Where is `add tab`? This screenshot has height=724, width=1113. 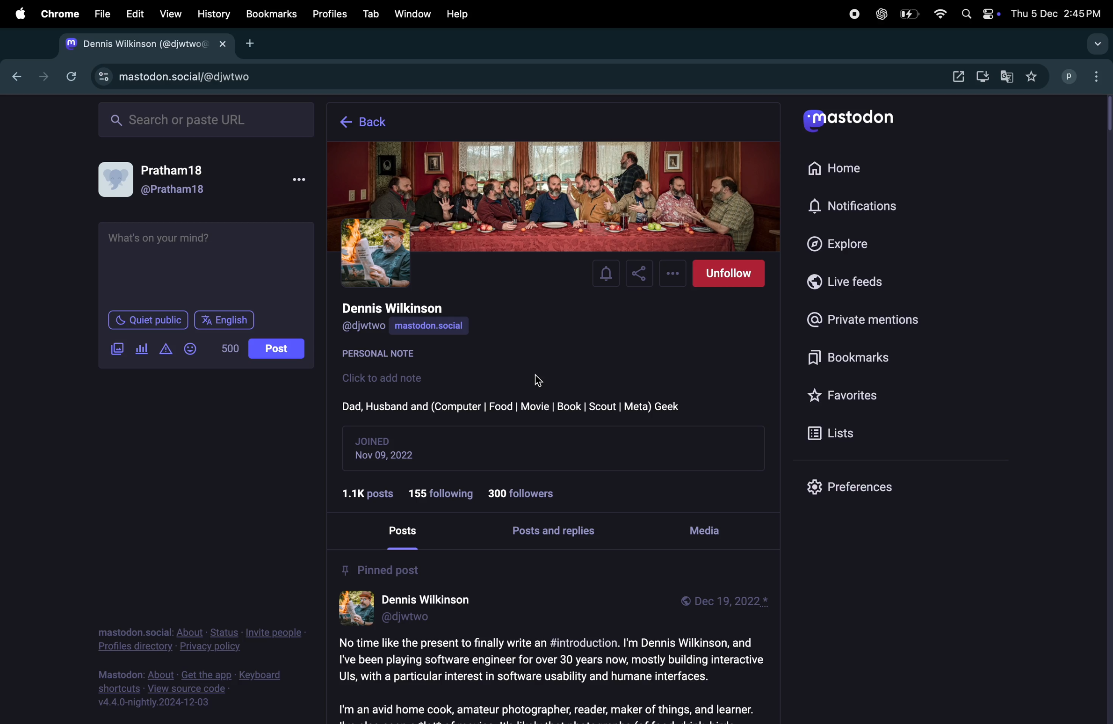
add tab is located at coordinates (255, 43).